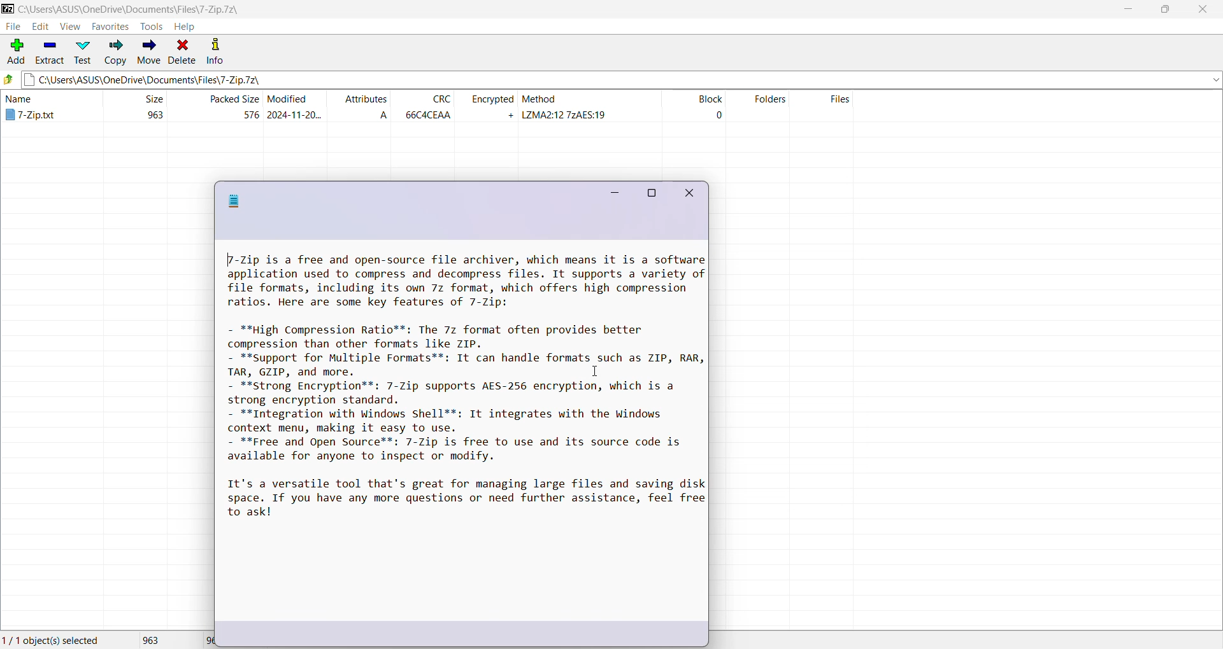 Image resolution: width=1223 pixels, height=649 pixels. Describe the element at coordinates (691, 194) in the screenshot. I see `Close` at that location.